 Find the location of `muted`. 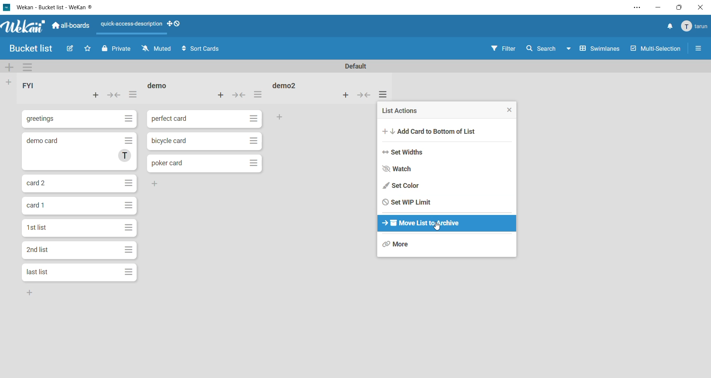

muted is located at coordinates (155, 50).